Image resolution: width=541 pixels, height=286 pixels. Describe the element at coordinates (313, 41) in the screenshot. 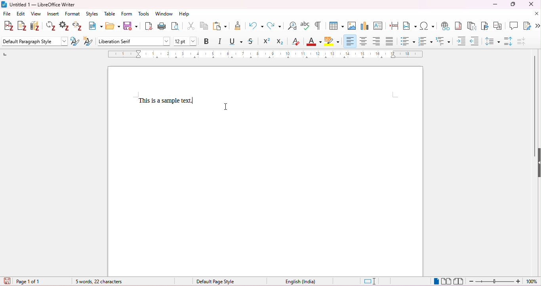

I see `font color` at that location.